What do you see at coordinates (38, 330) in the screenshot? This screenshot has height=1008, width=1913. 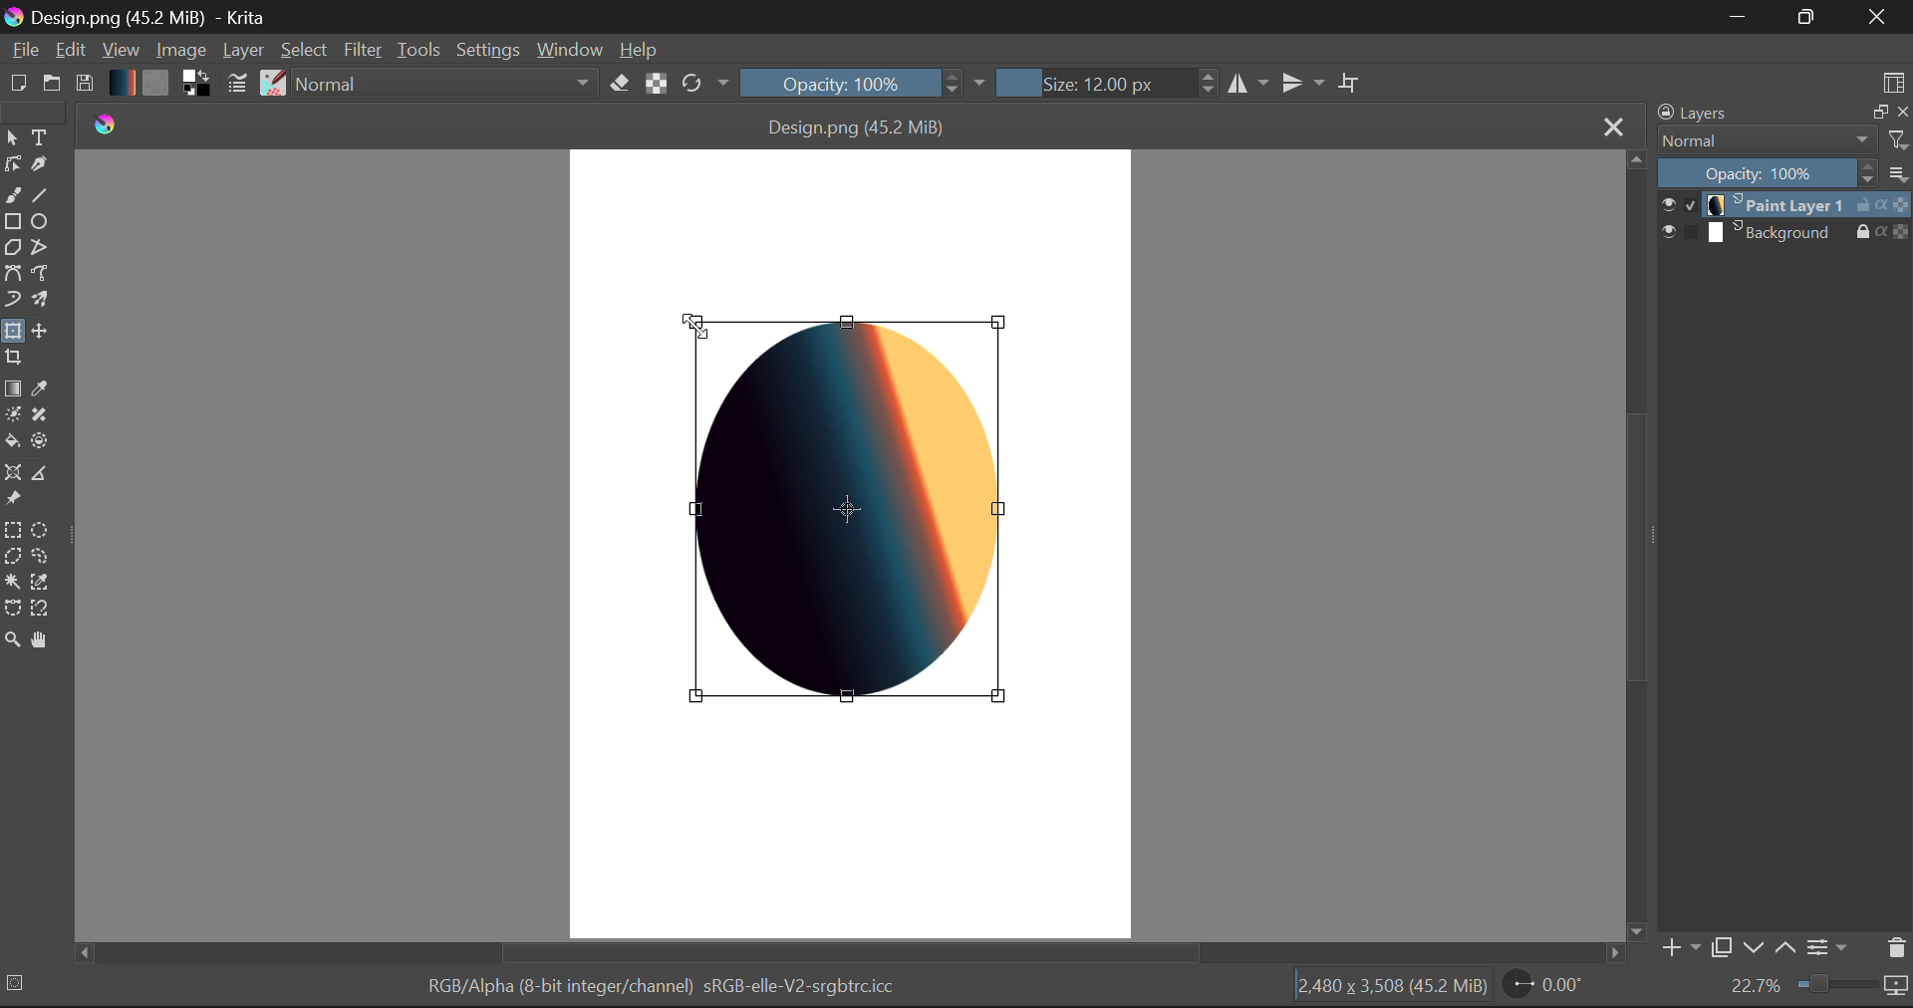 I see `Move Layer` at bounding box center [38, 330].